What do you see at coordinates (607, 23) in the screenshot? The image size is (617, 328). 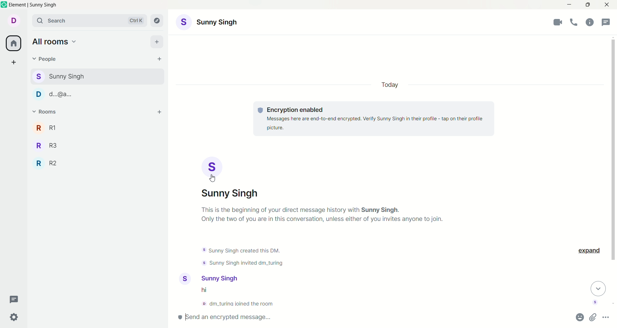 I see `Message` at bounding box center [607, 23].